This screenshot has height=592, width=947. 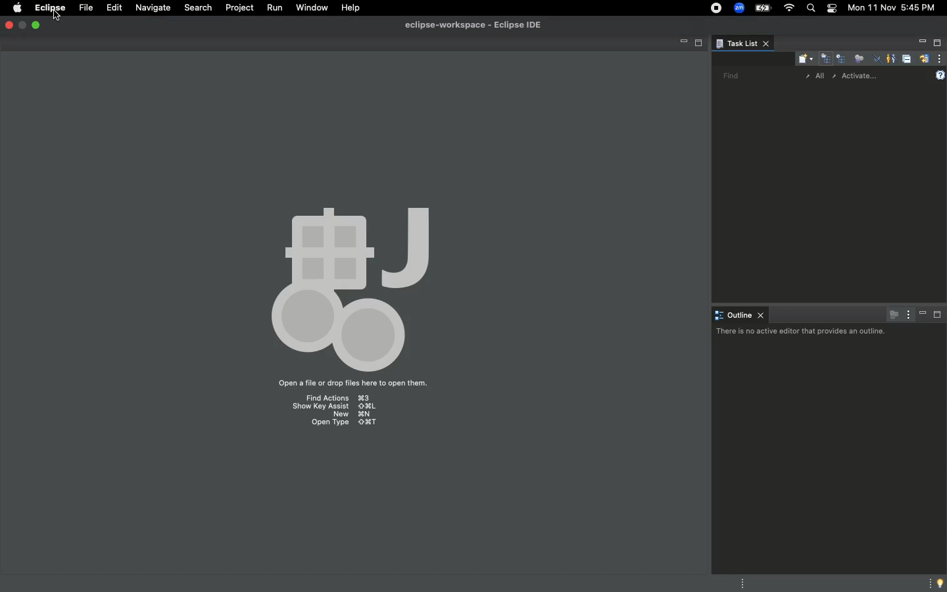 What do you see at coordinates (727, 76) in the screenshot?
I see `Find` at bounding box center [727, 76].